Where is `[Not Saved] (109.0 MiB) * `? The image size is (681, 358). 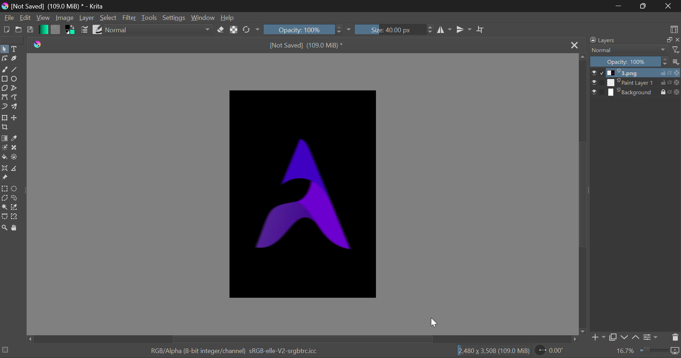 [Not Saved] (109.0 MiB) *  is located at coordinates (308, 44).